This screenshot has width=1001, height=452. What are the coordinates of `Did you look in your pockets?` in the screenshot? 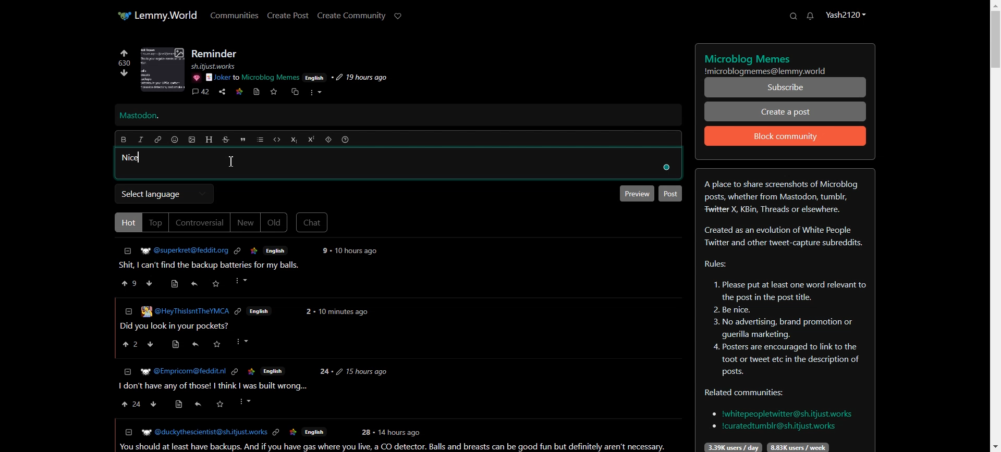 It's located at (177, 326).